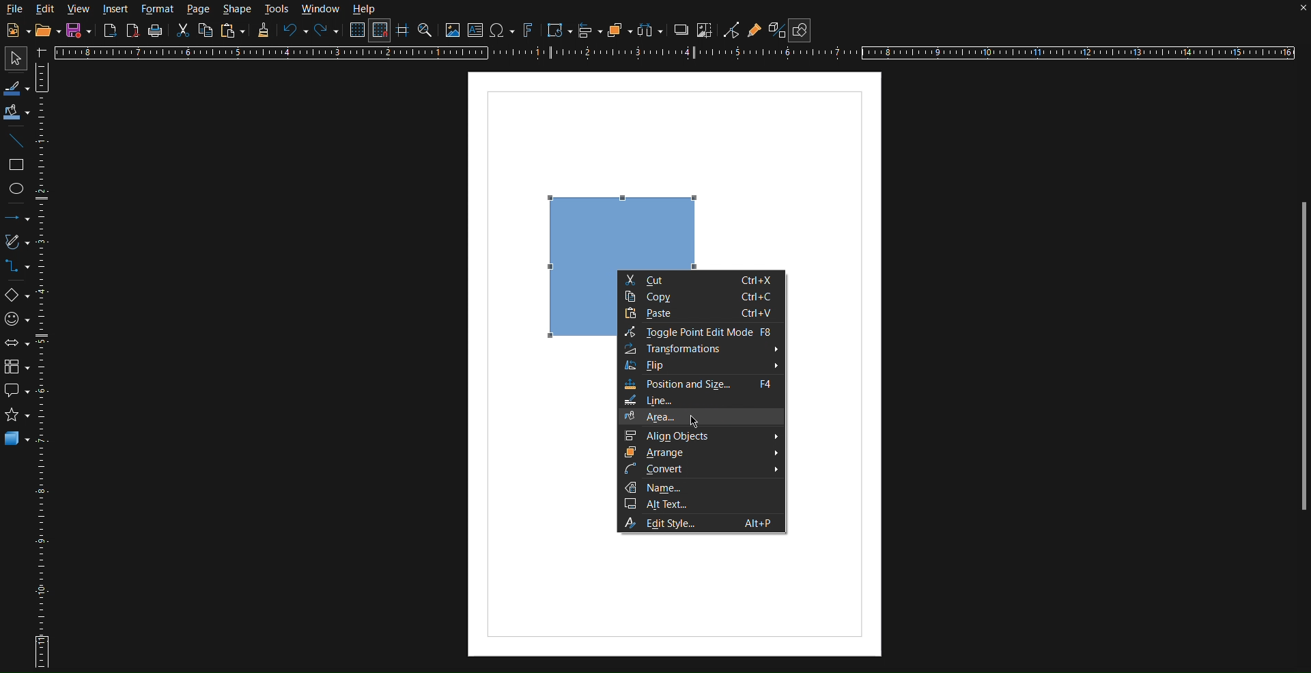 The image size is (1311, 673). What do you see at coordinates (16, 418) in the screenshot?
I see `Stars and Banners` at bounding box center [16, 418].